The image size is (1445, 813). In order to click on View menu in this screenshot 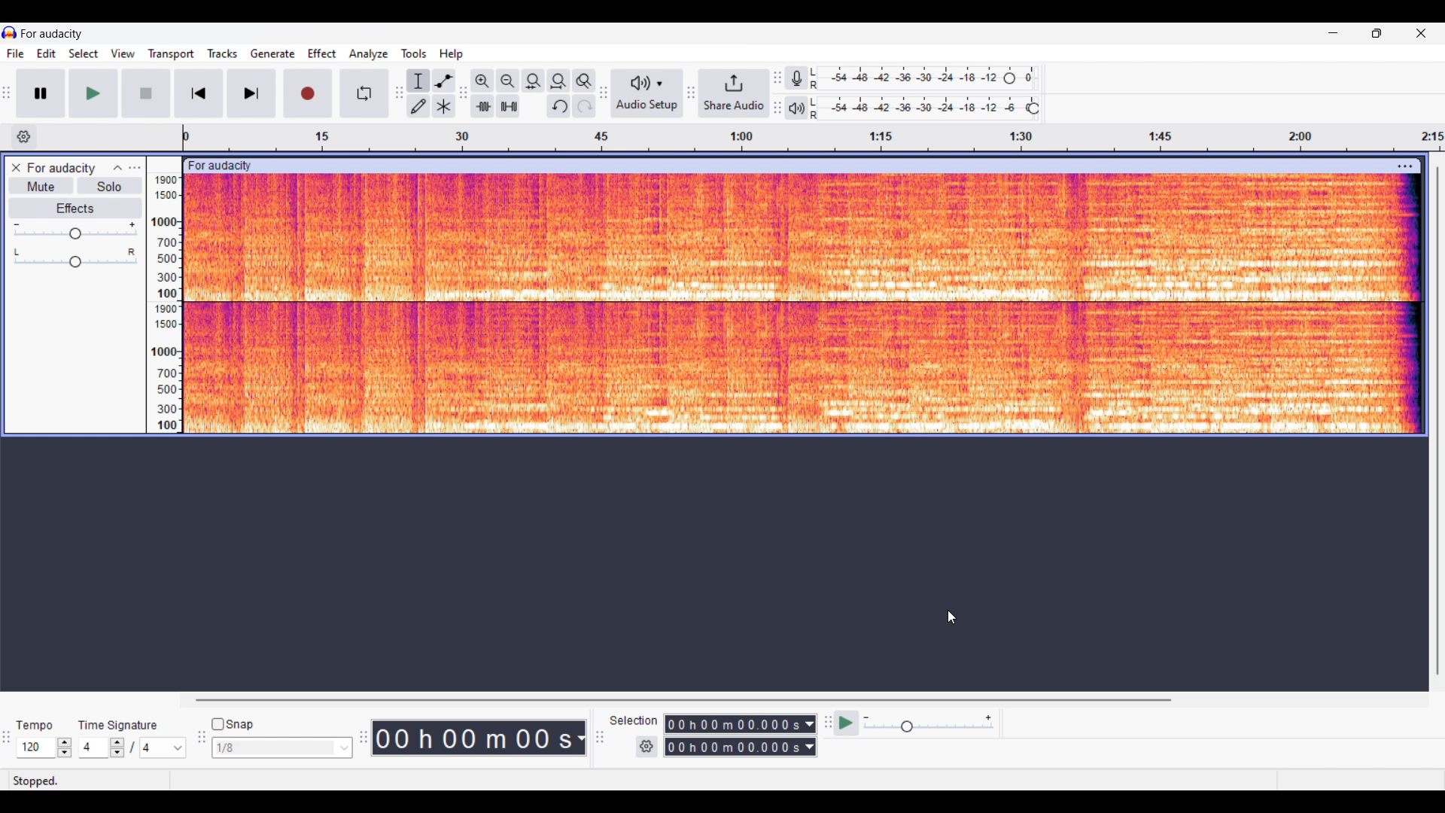, I will do `click(123, 53)`.